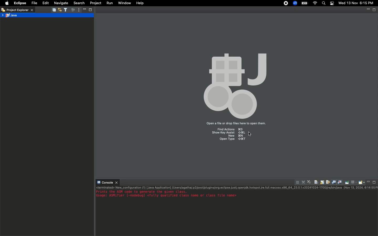 Image resolution: width=378 pixels, height=236 pixels. I want to click on Focus on active task, so click(73, 10).